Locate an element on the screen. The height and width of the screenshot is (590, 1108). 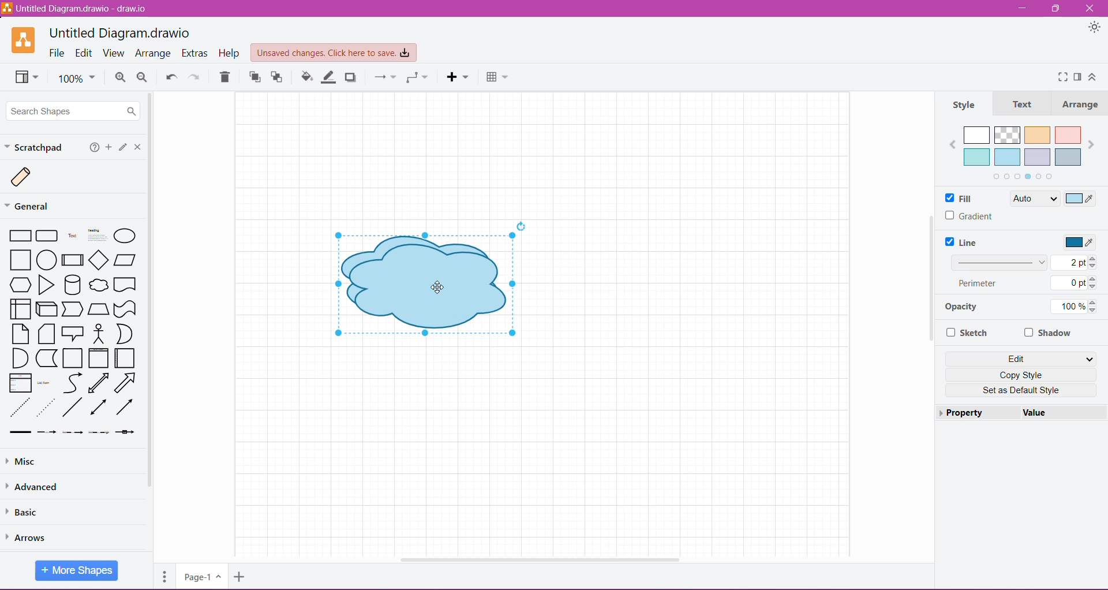
Unsaved Changes. Click here to save is located at coordinates (333, 53).